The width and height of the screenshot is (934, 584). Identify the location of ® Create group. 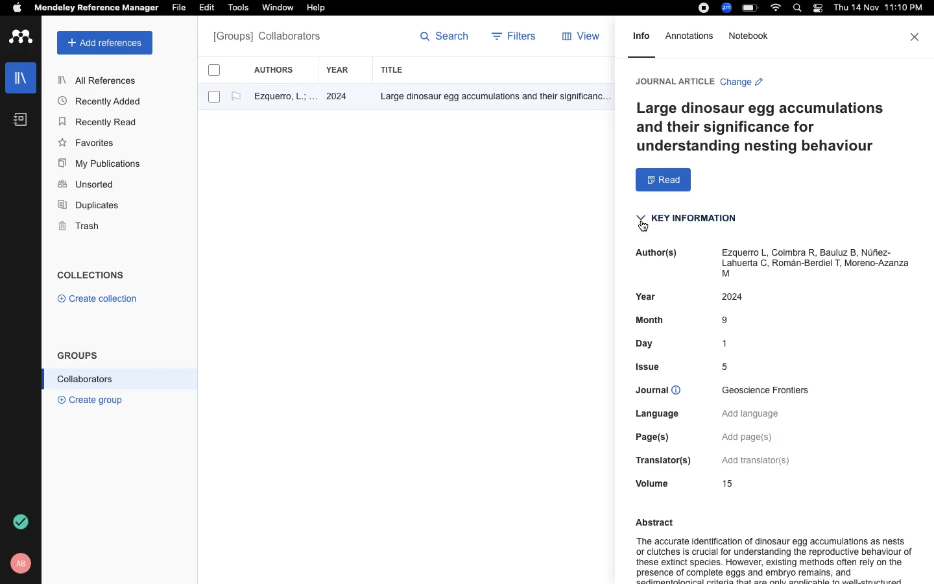
(88, 399).